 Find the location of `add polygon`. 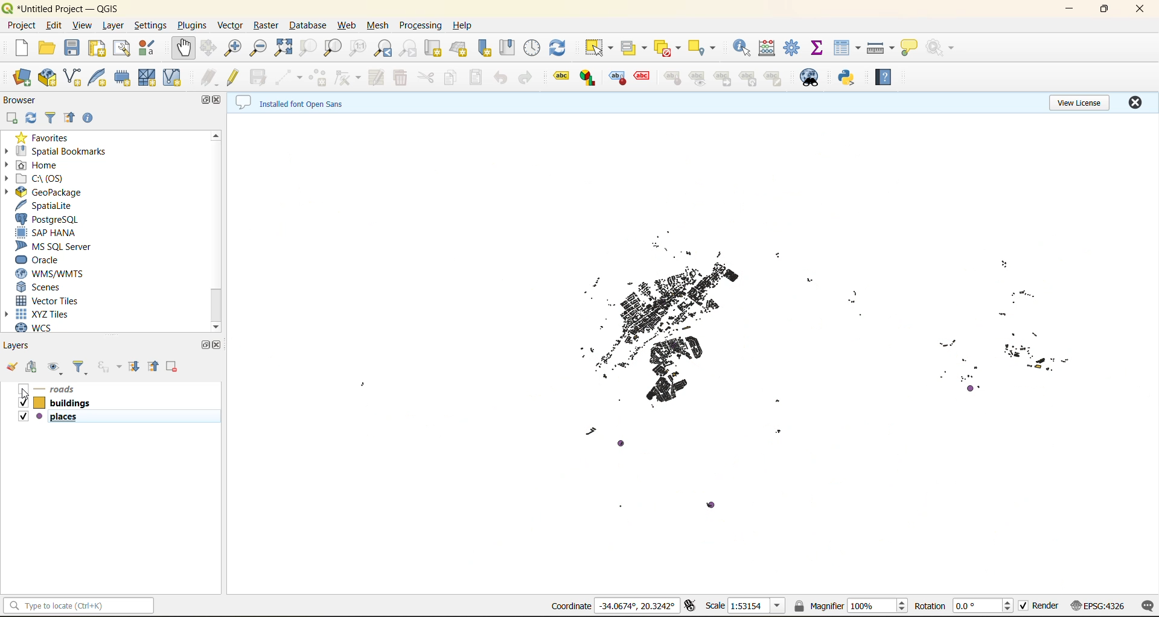

add polygon is located at coordinates (319, 77).